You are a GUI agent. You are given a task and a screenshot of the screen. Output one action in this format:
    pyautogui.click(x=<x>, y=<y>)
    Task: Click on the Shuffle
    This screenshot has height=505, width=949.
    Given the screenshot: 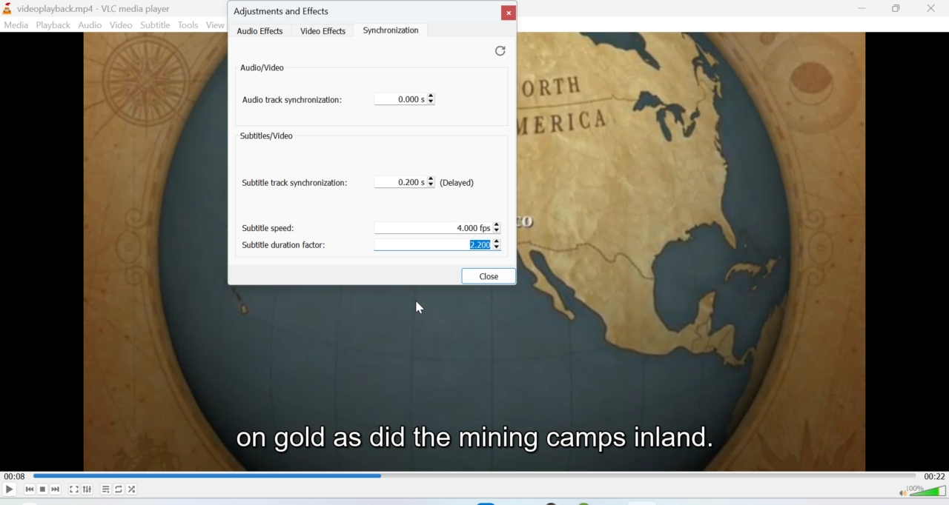 What is the action you would take?
    pyautogui.click(x=133, y=490)
    